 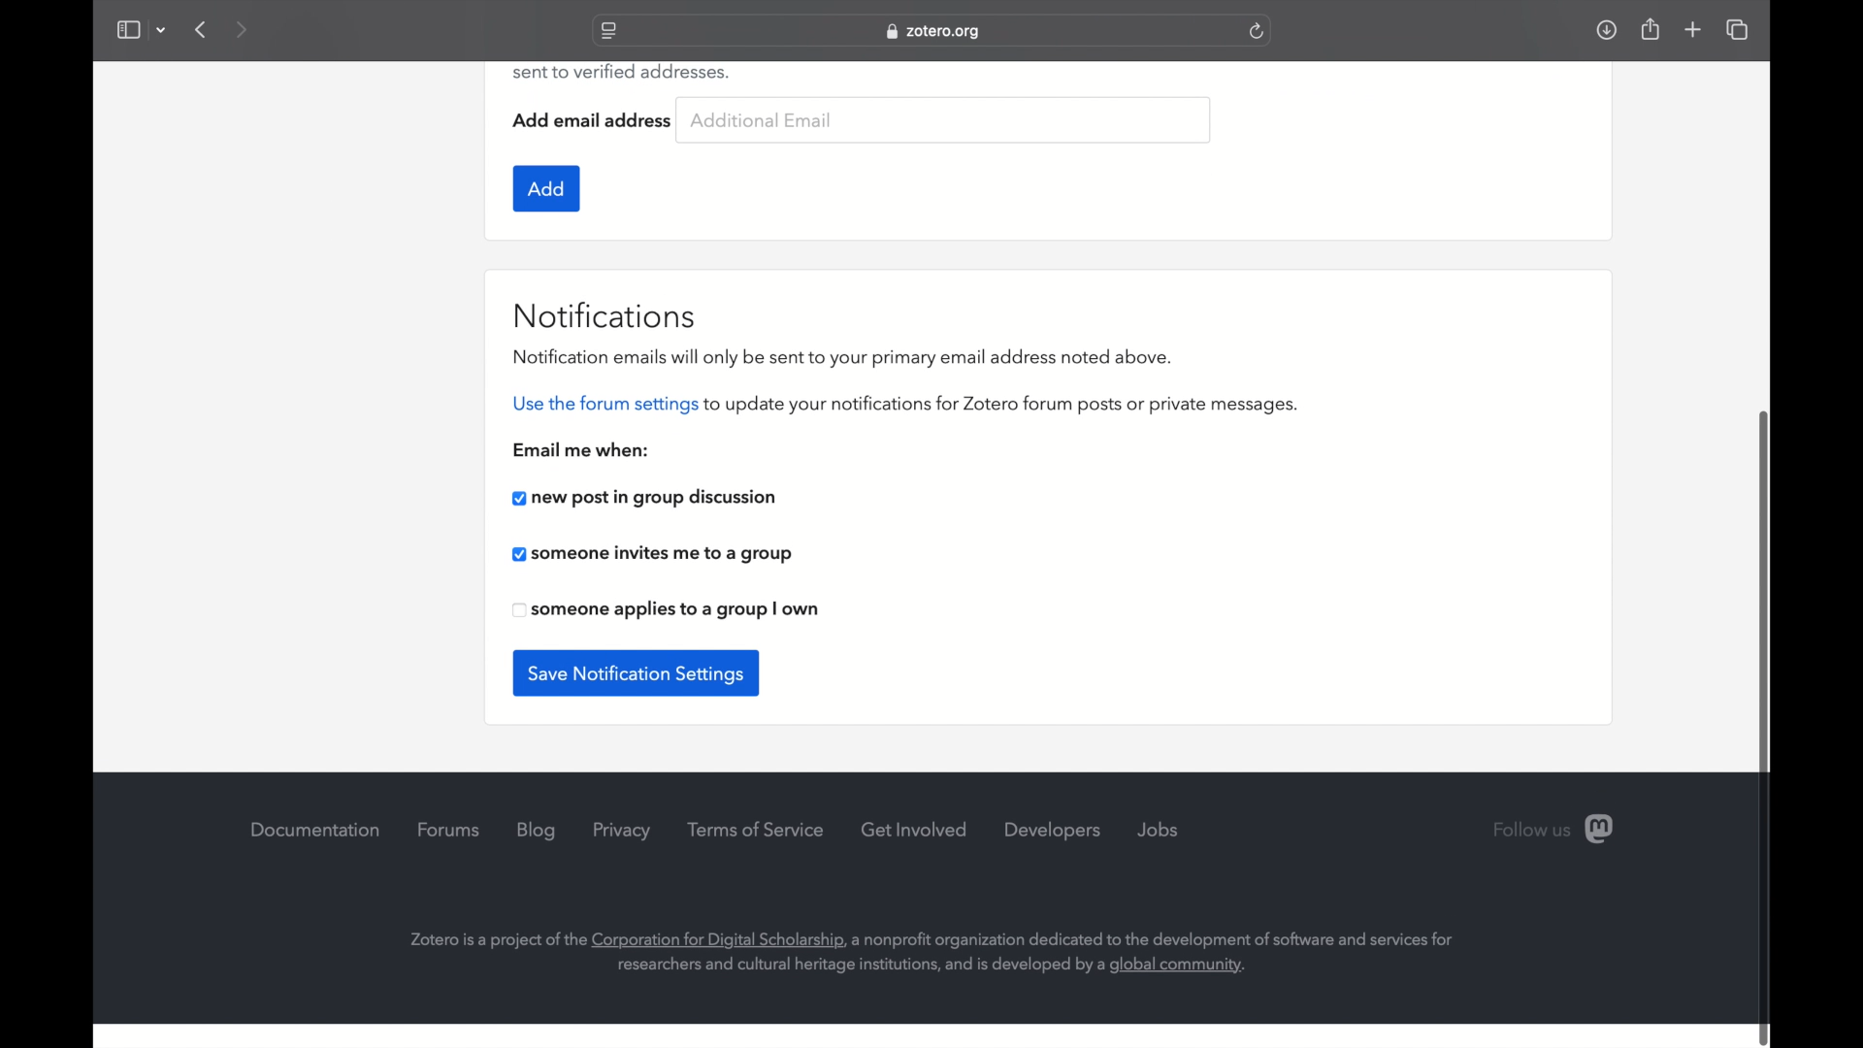 I want to click on terms of service, so click(x=757, y=830).